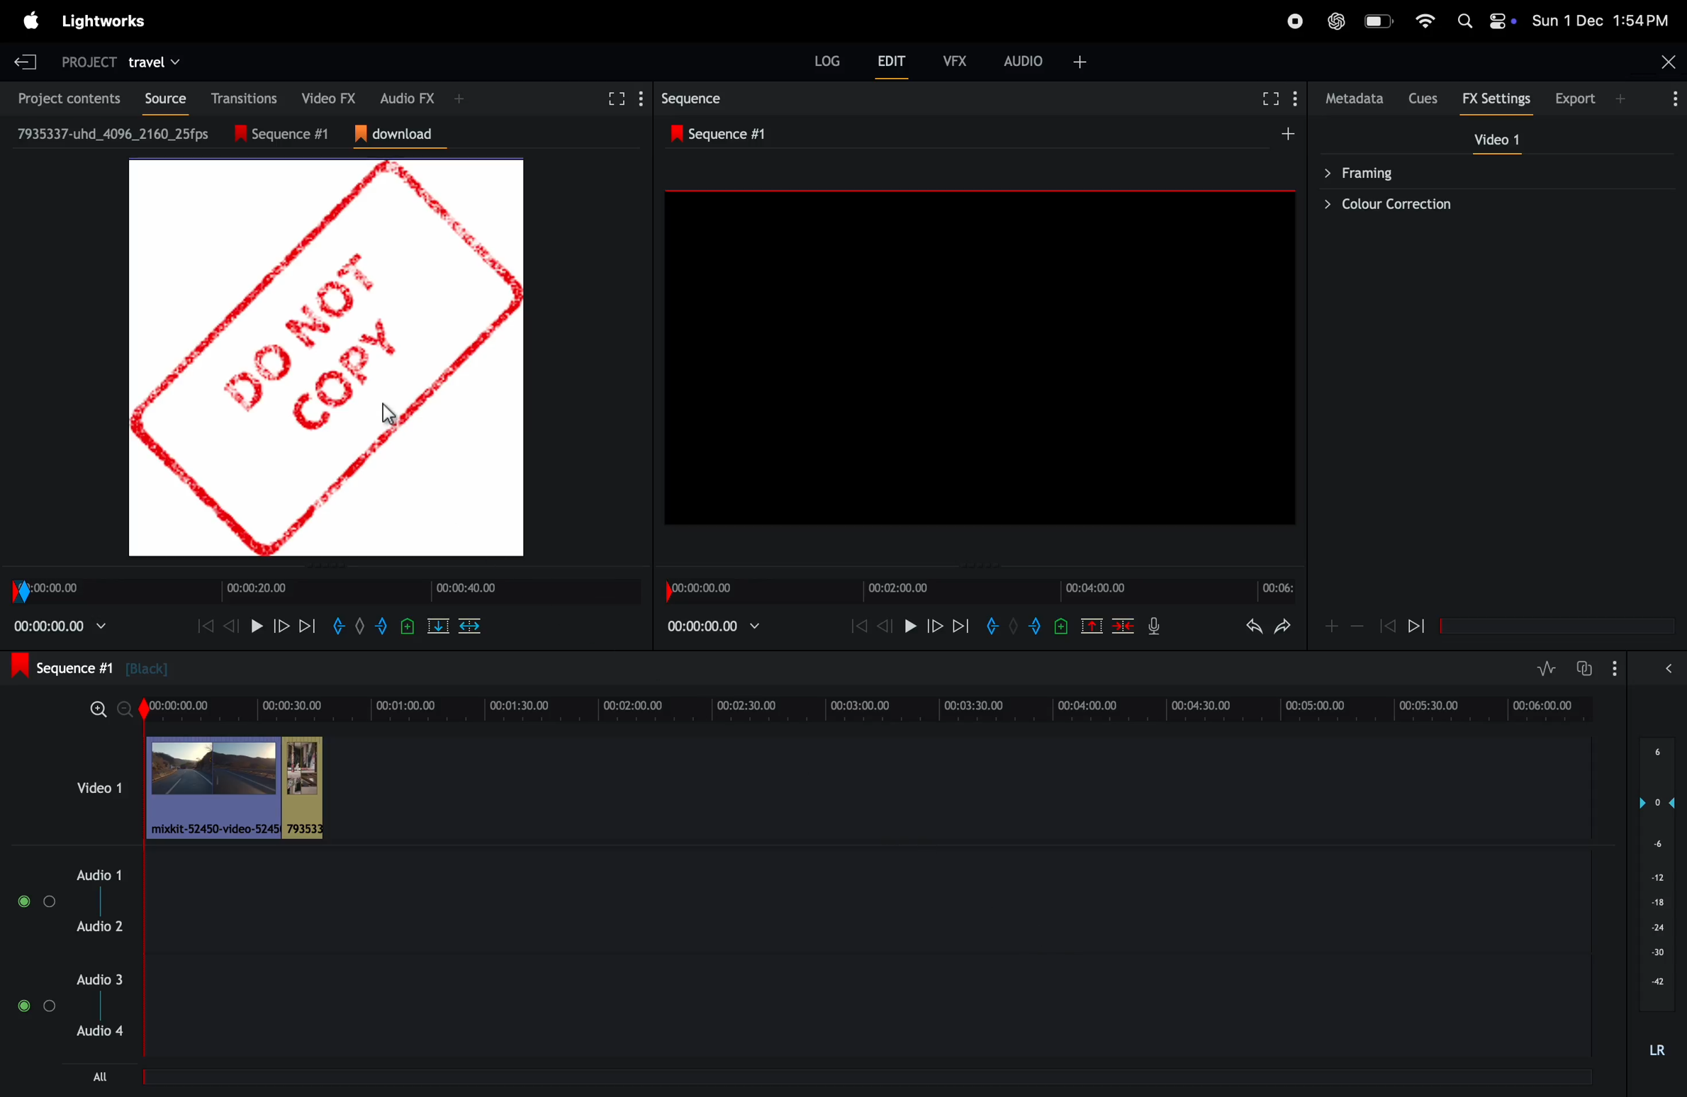 Image resolution: width=1687 pixels, height=1097 pixels. What do you see at coordinates (910, 625) in the screenshot?
I see `pause play` at bounding box center [910, 625].